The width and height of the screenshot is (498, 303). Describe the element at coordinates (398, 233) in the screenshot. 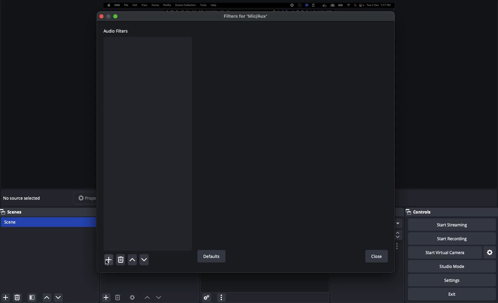

I see `scroll` at that location.